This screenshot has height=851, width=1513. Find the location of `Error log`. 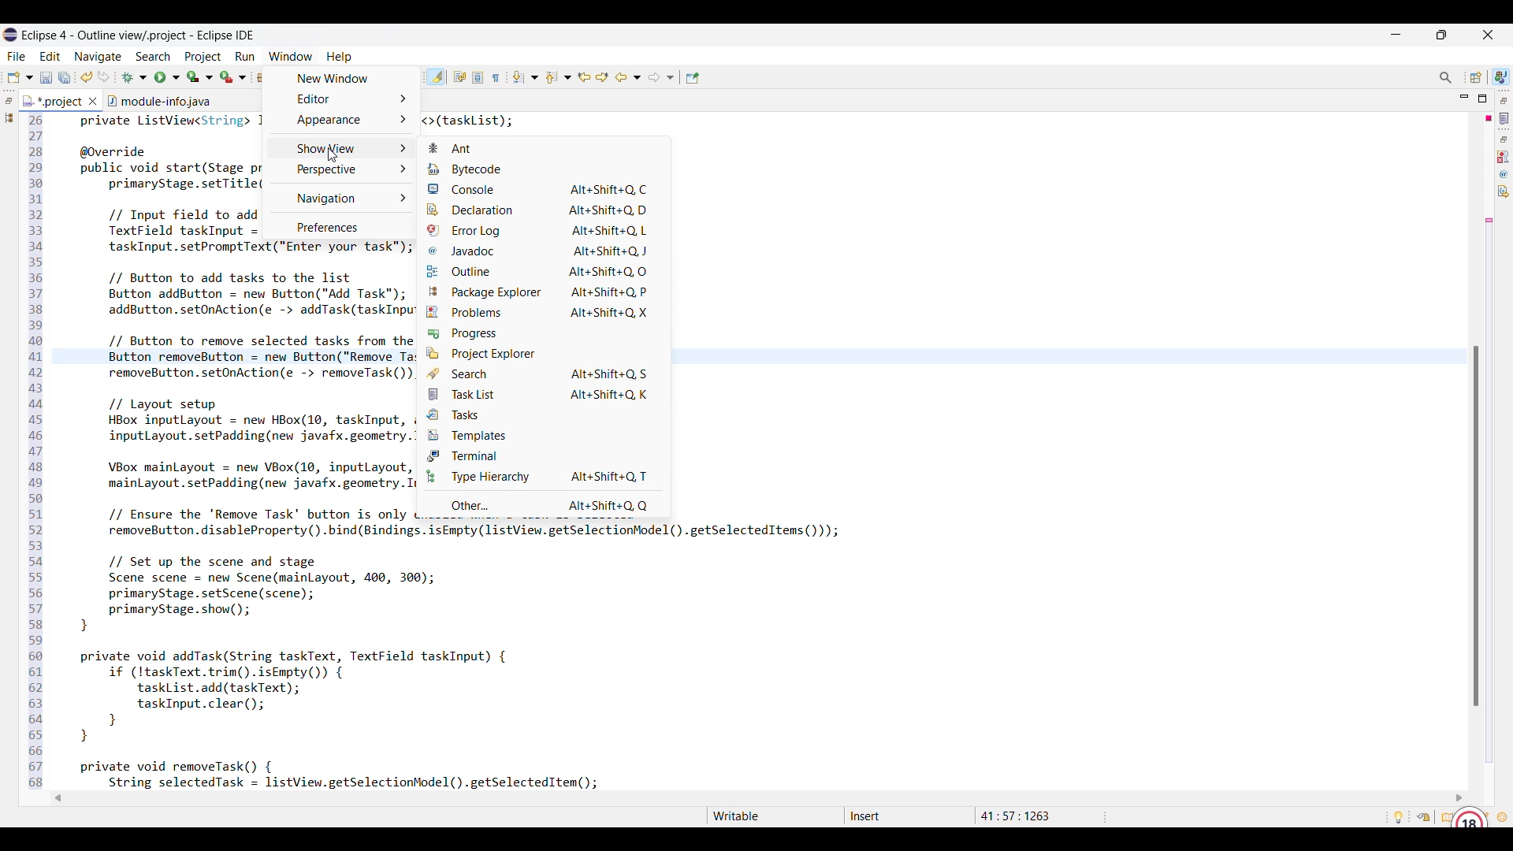

Error log is located at coordinates (542, 230).